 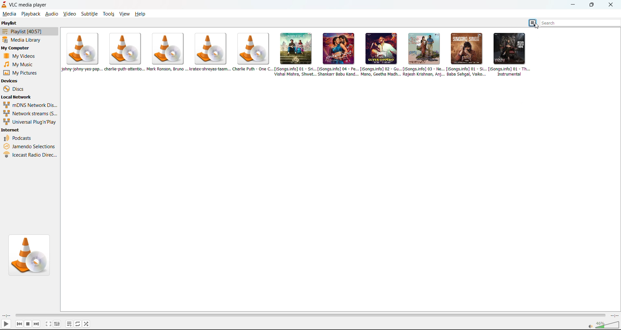 What do you see at coordinates (89, 14) in the screenshot?
I see `subtitle` at bounding box center [89, 14].